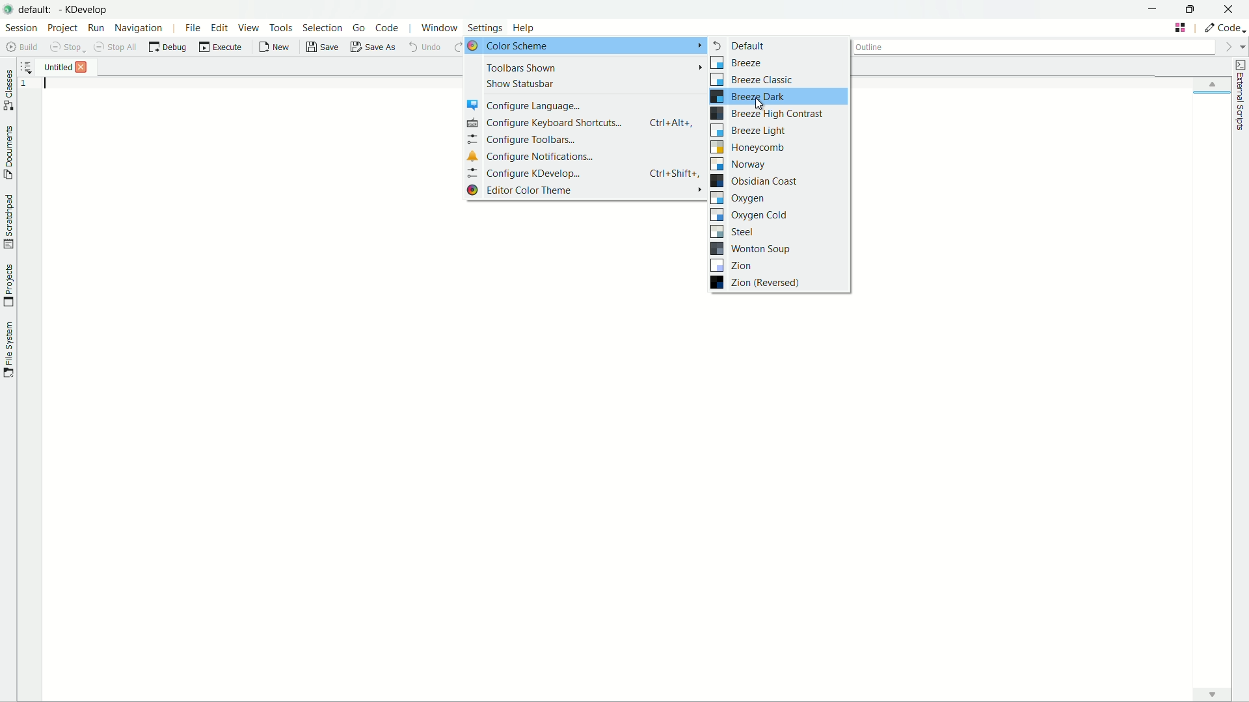  What do you see at coordinates (520, 138) in the screenshot?
I see `configure toolbars` at bounding box center [520, 138].